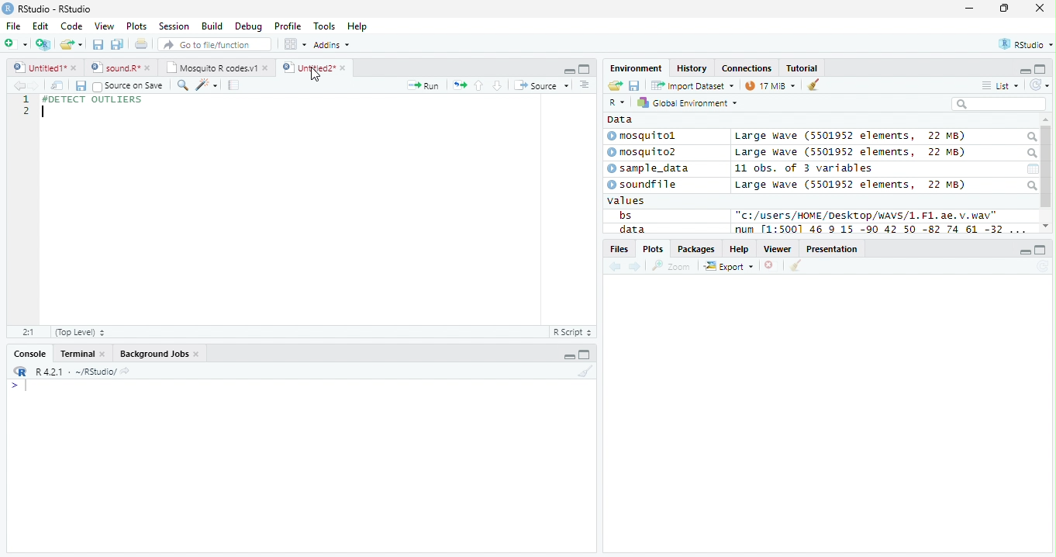  What do you see at coordinates (584, 372) in the screenshot?
I see `clear workspace` at bounding box center [584, 372].